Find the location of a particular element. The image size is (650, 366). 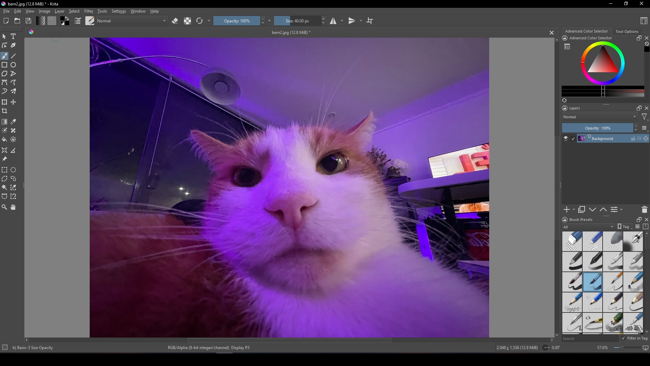

Vertical scroll is located at coordinates (557, 187).